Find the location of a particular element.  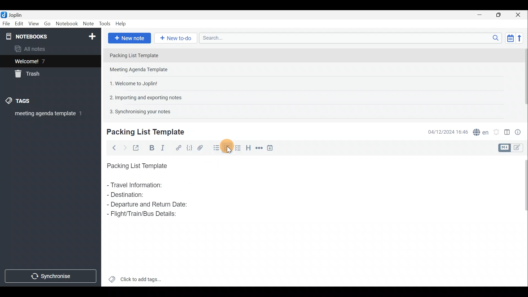

Welcome is located at coordinates (42, 61).